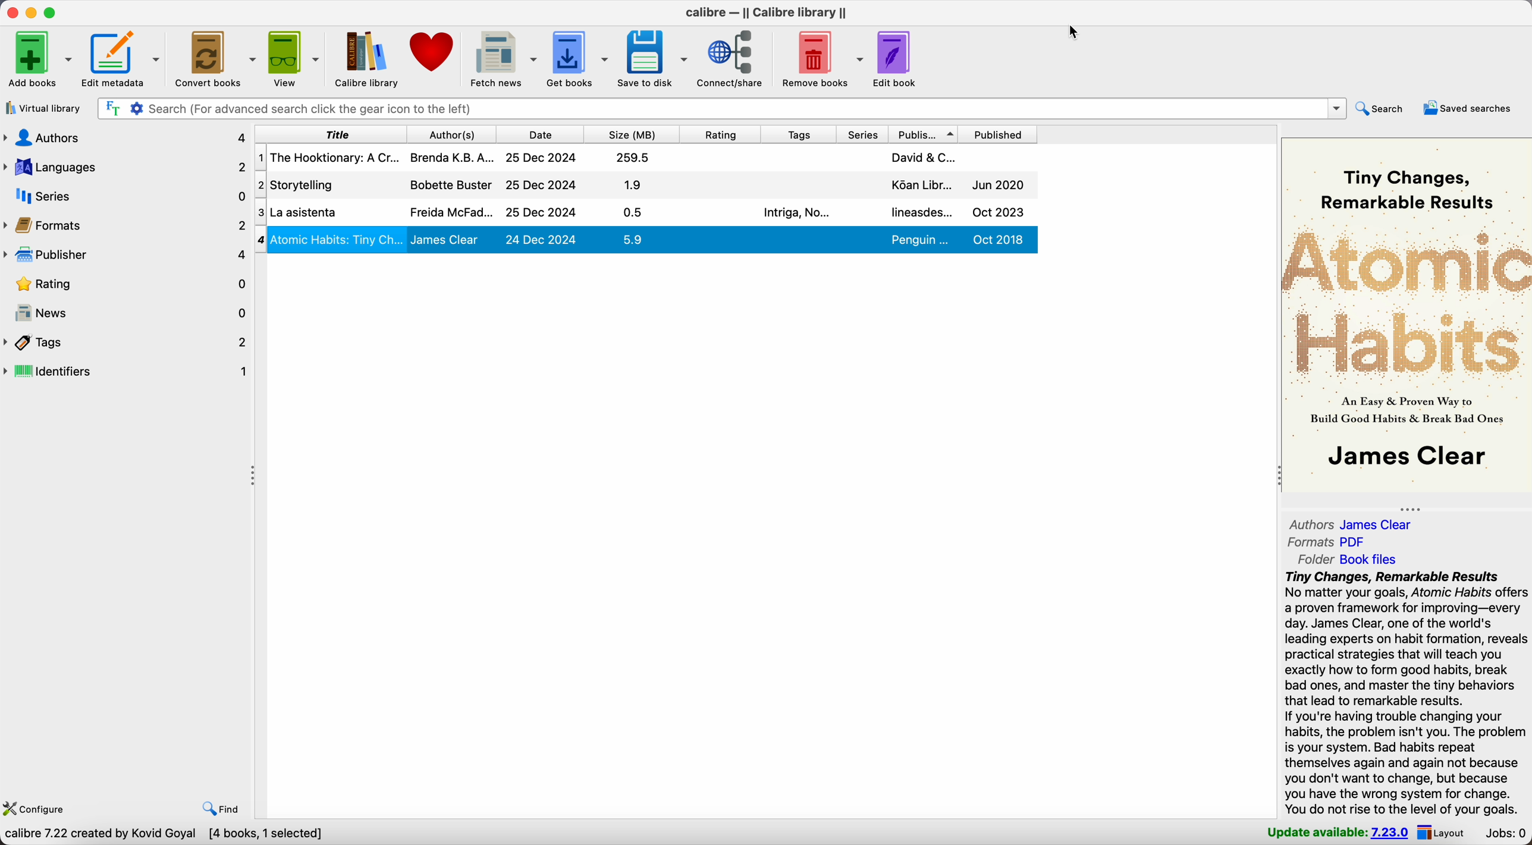  What do you see at coordinates (293, 59) in the screenshot?
I see `view` at bounding box center [293, 59].